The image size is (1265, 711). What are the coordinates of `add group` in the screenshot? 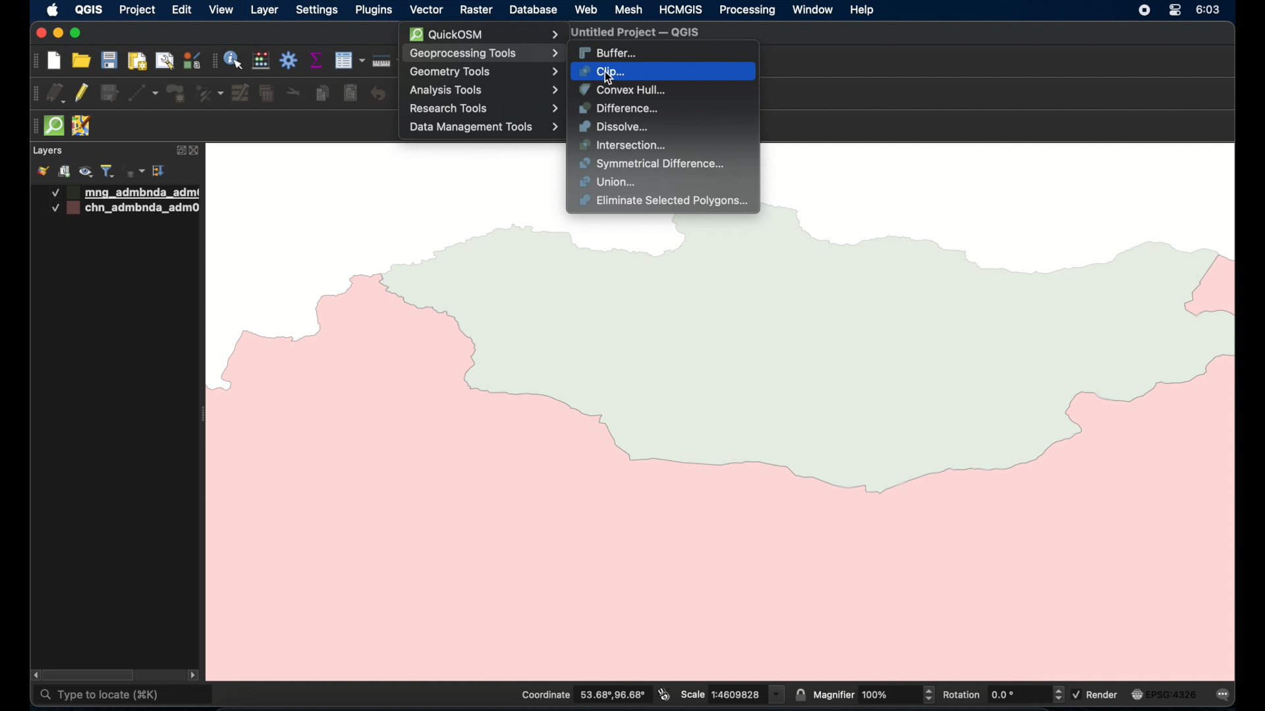 It's located at (64, 171).